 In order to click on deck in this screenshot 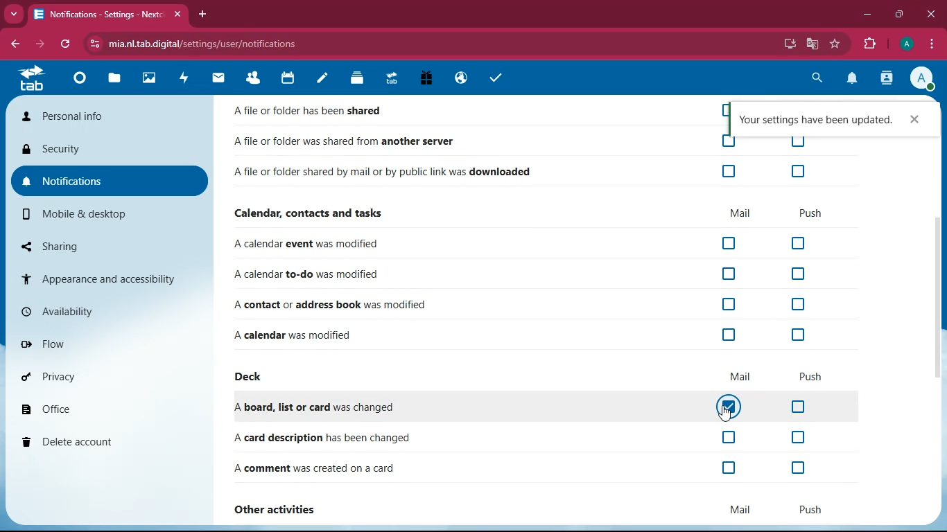, I will do `click(254, 374)`.